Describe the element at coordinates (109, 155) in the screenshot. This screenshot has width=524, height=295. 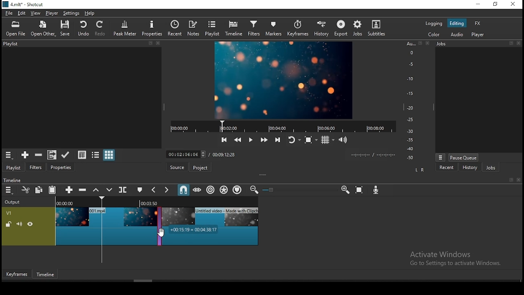
I see `view as icons` at that location.